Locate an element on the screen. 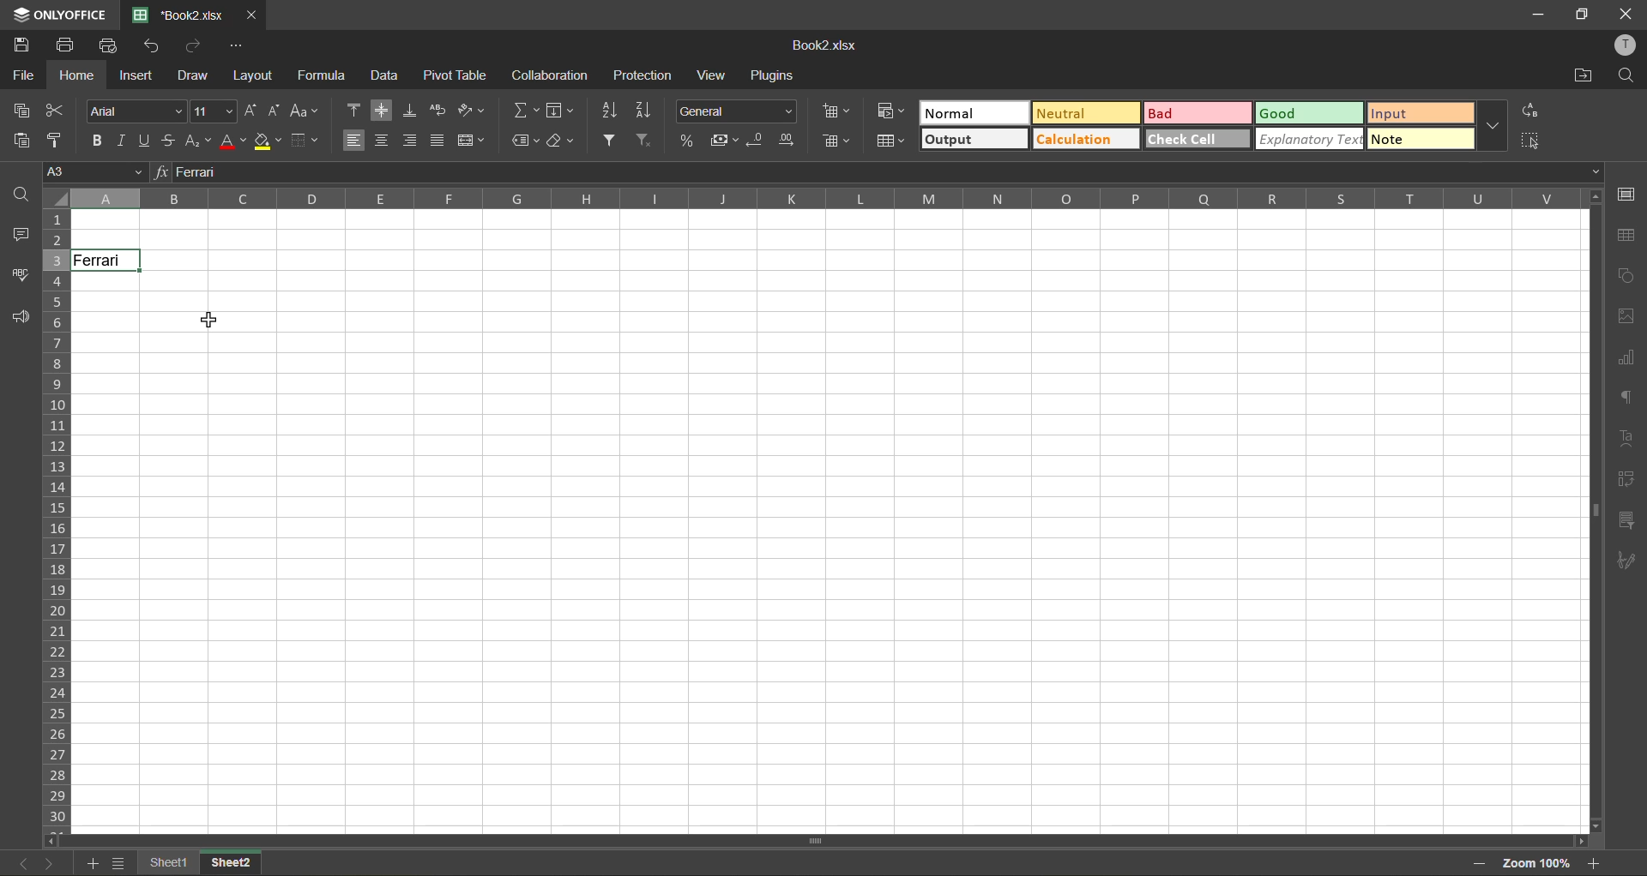 This screenshot has height=876, width=1647. plugins is located at coordinates (772, 75).